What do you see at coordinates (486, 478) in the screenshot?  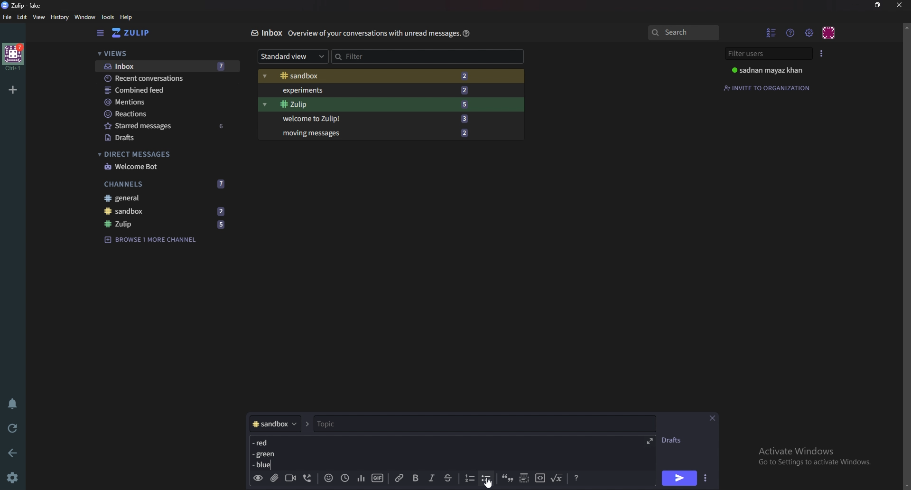 I see `Bullet list` at bounding box center [486, 478].